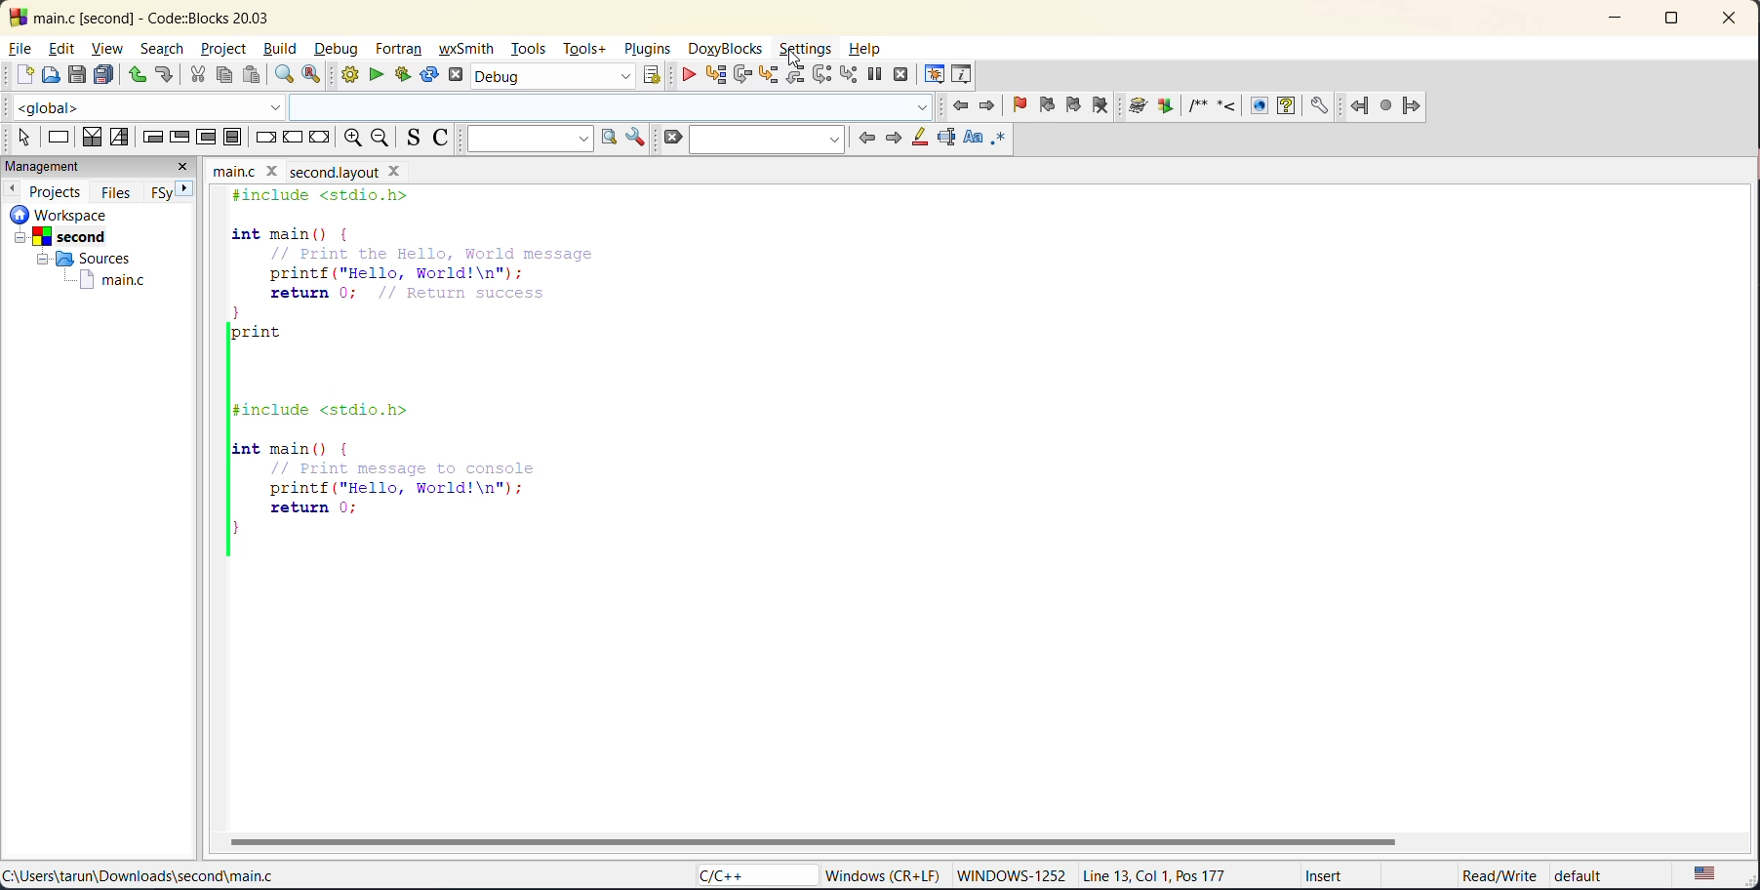  Describe the element at coordinates (741, 75) in the screenshot. I see `next line` at that location.